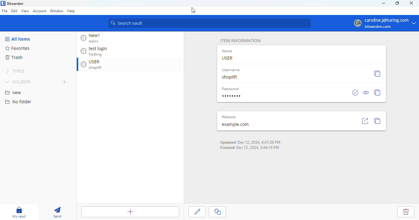  I want to click on logo, so click(3, 3).